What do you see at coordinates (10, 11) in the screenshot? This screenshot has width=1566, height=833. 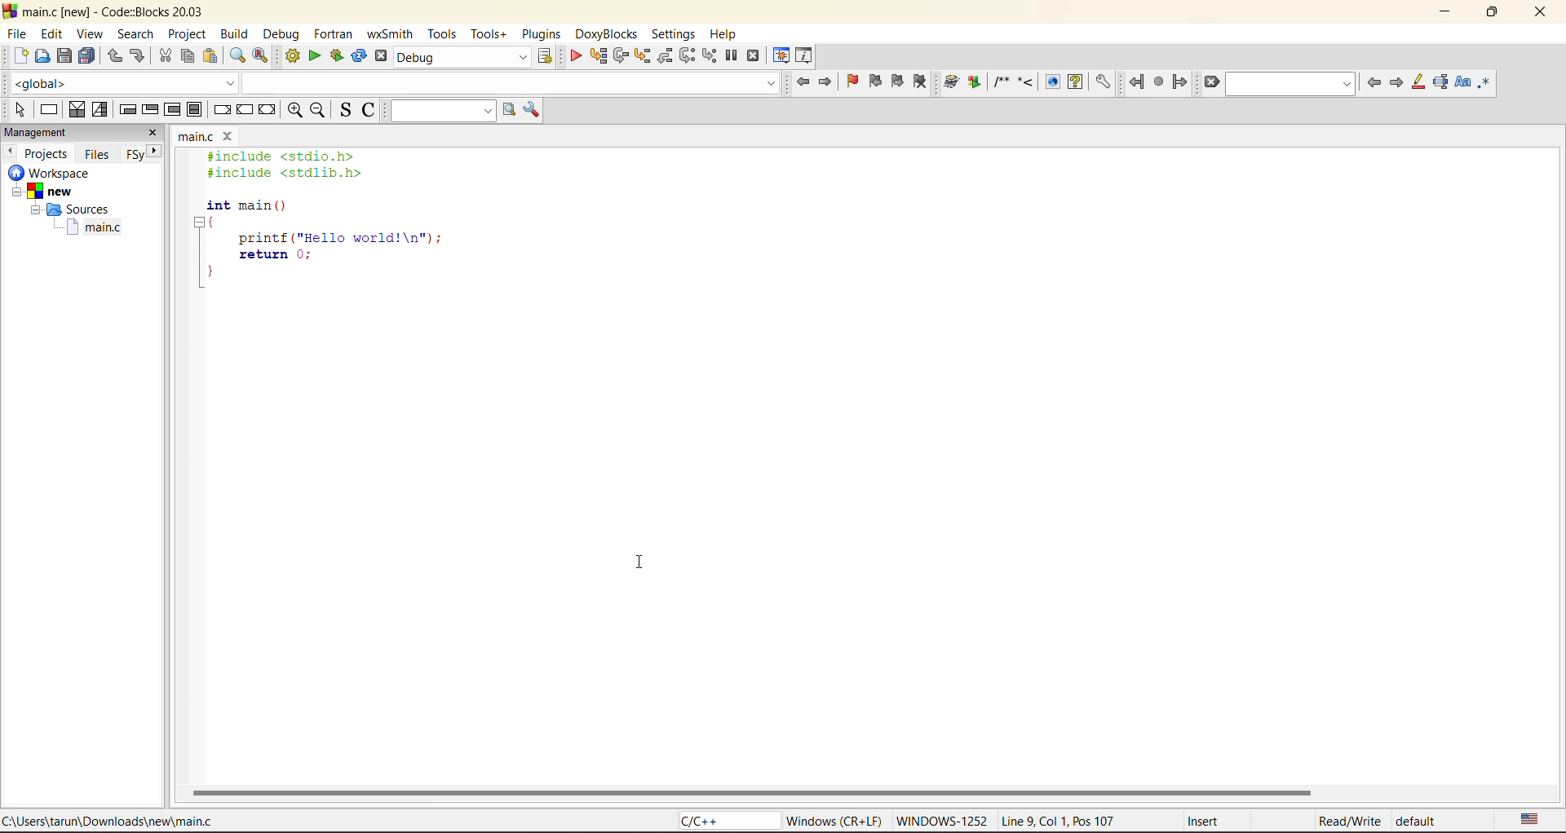 I see `code blocks logo` at bounding box center [10, 11].